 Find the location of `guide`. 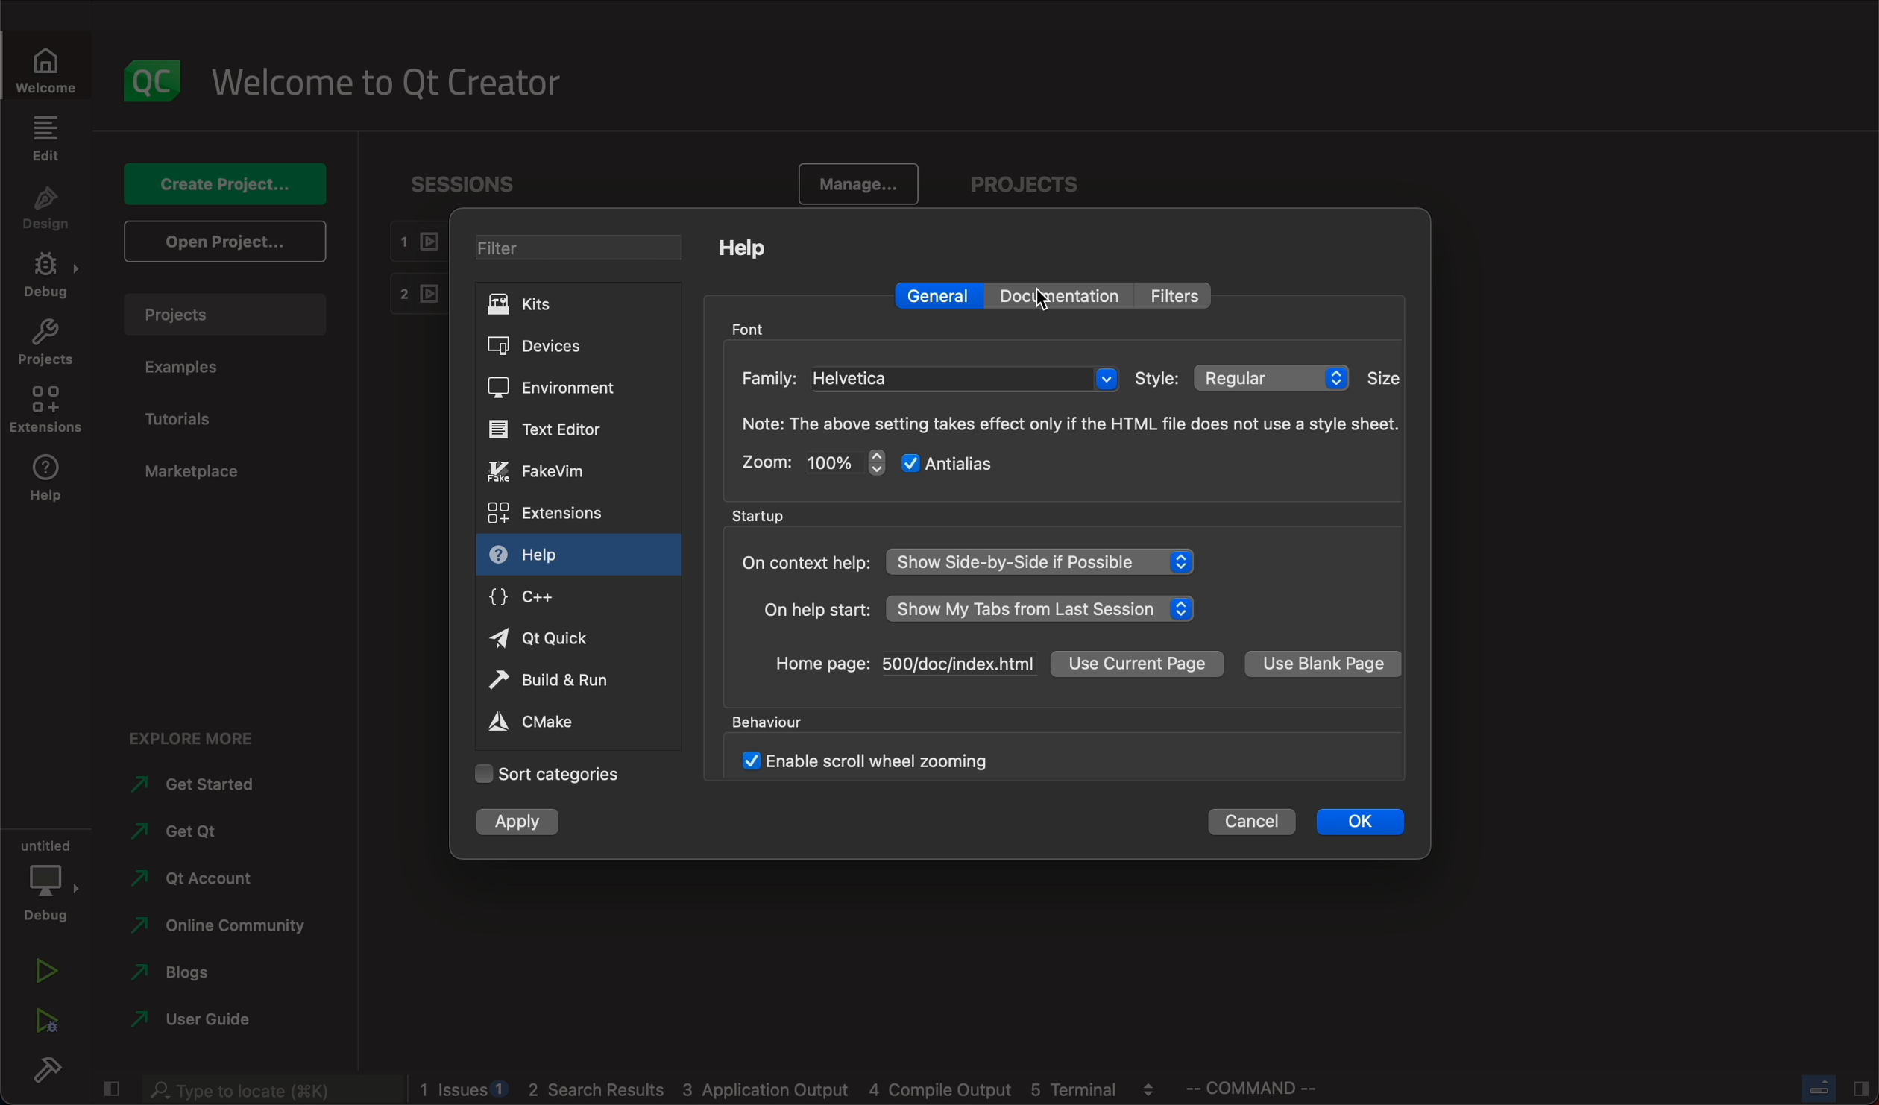

guide is located at coordinates (192, 1019).